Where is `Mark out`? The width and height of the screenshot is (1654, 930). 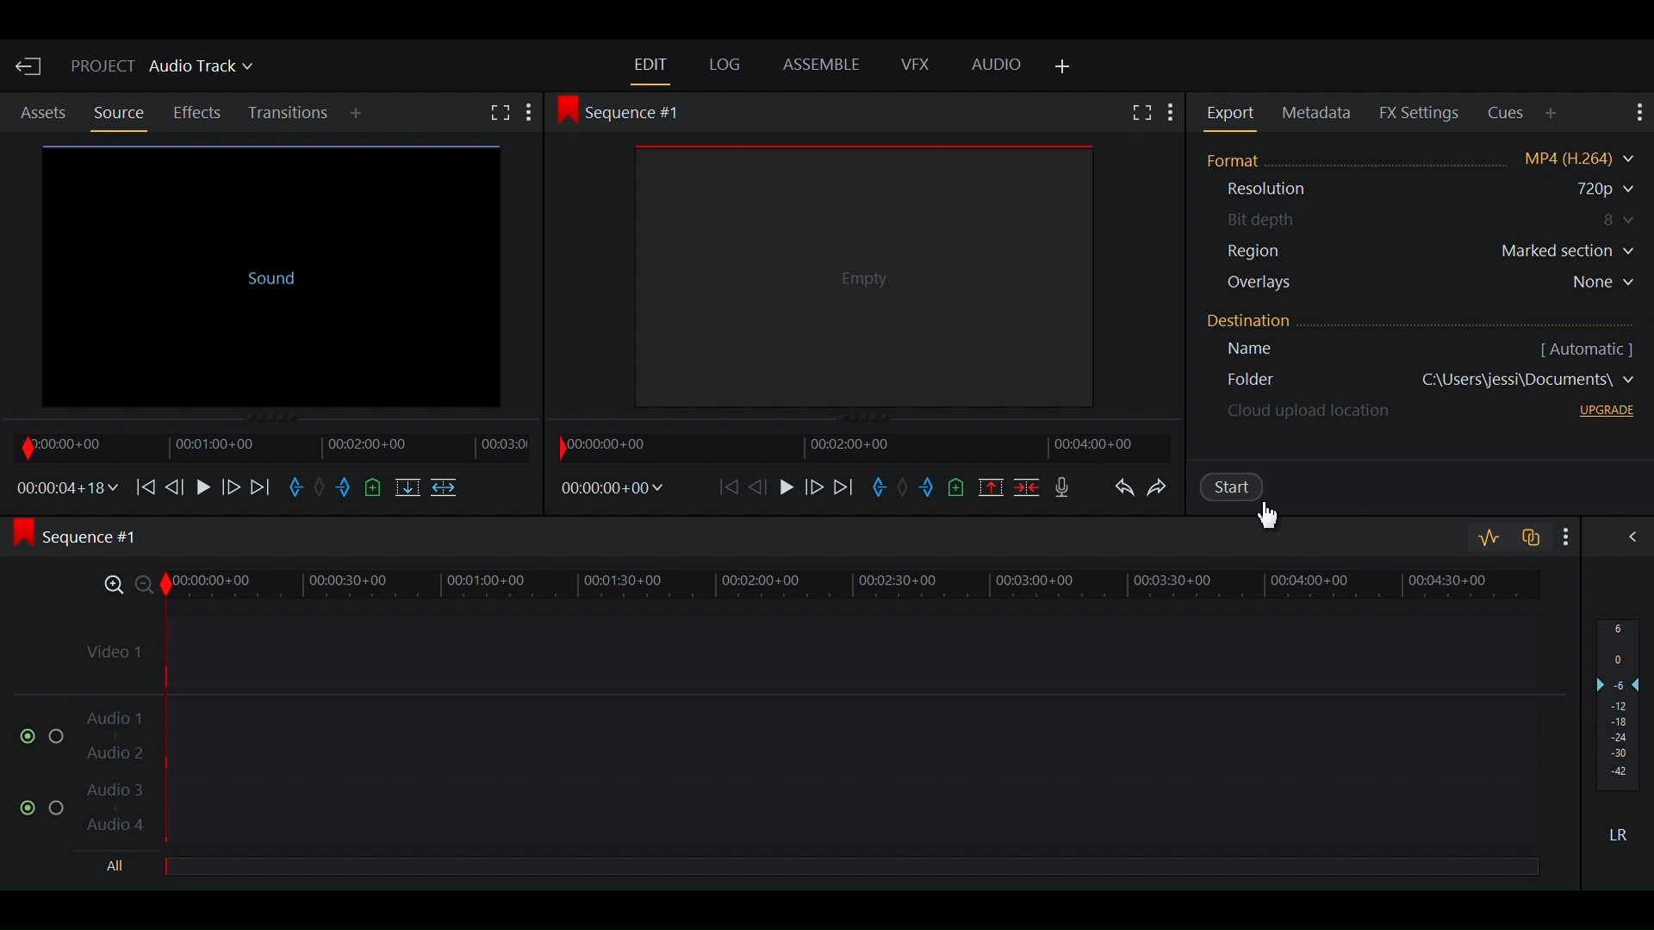 Mark out is located at coordinates (345, 489).